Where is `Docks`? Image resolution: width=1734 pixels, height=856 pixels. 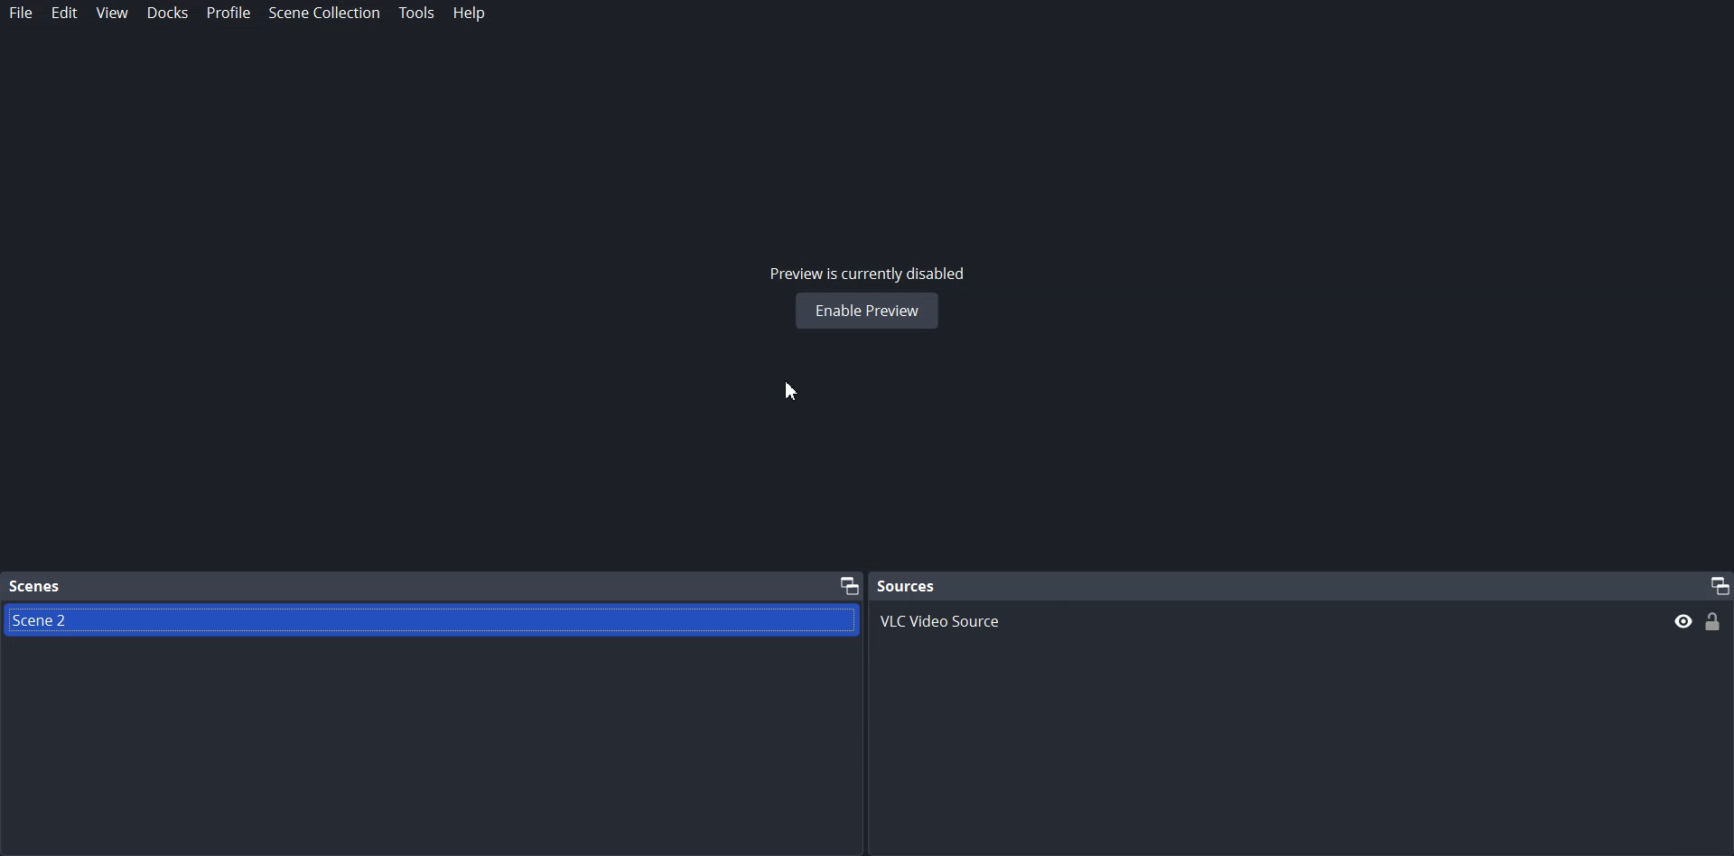
Docks is located at coordinates (167, 14).